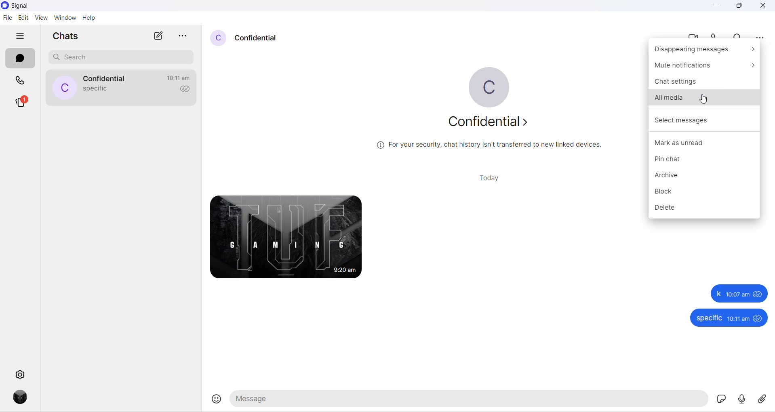 This screenshot has height=412, width=775. Describe the element at coordinates (743, 399) in the screenshot. I see `voice mail` at that location.